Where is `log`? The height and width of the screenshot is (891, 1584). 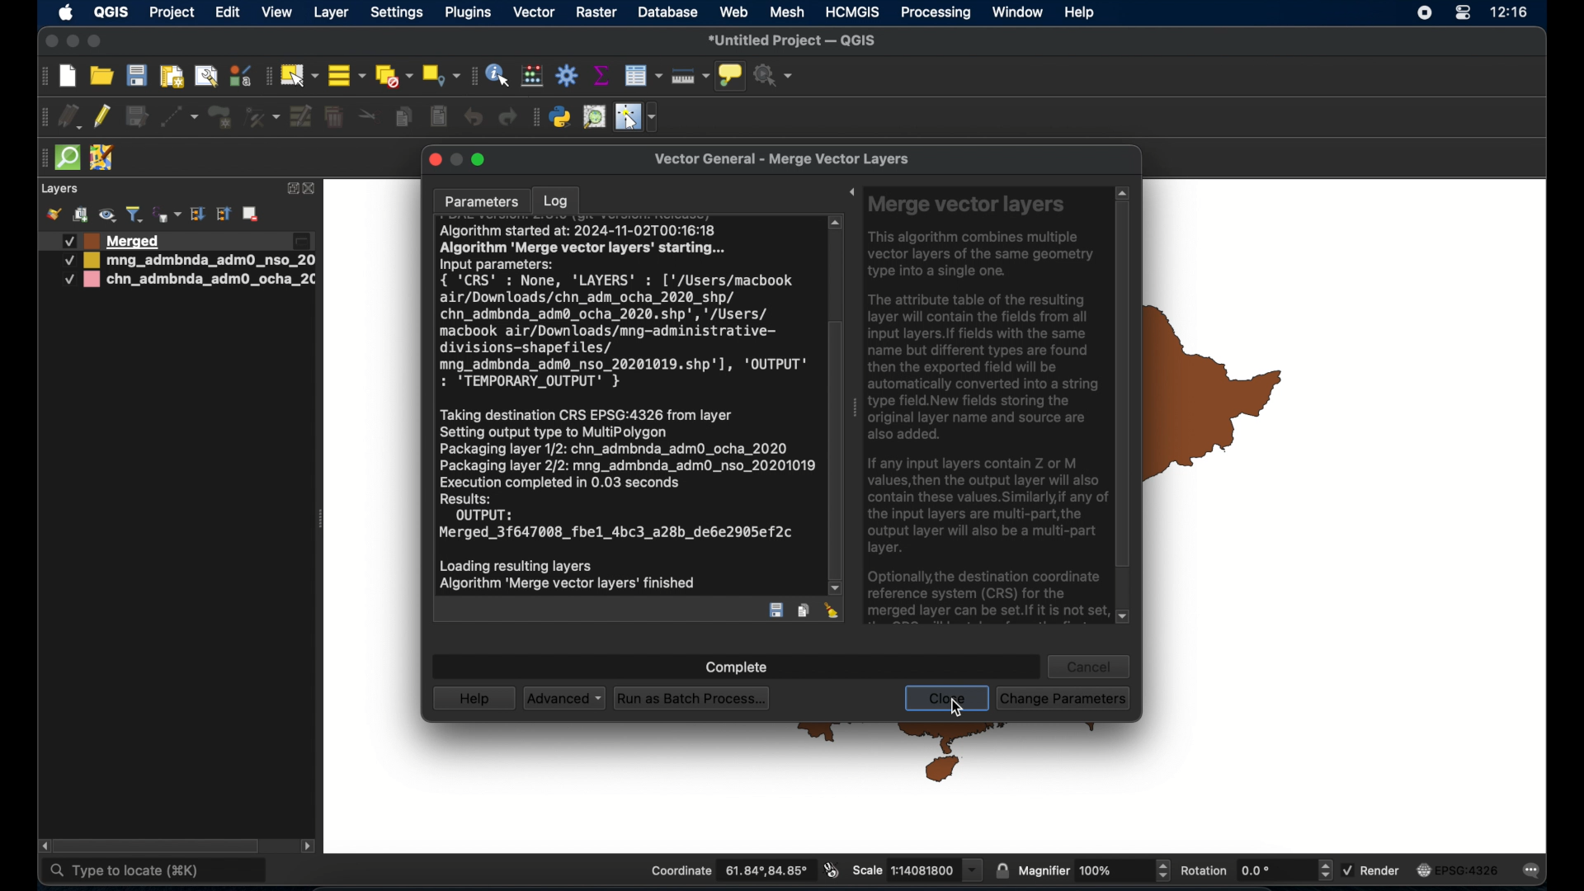 log is located at coordinates (557, 200).